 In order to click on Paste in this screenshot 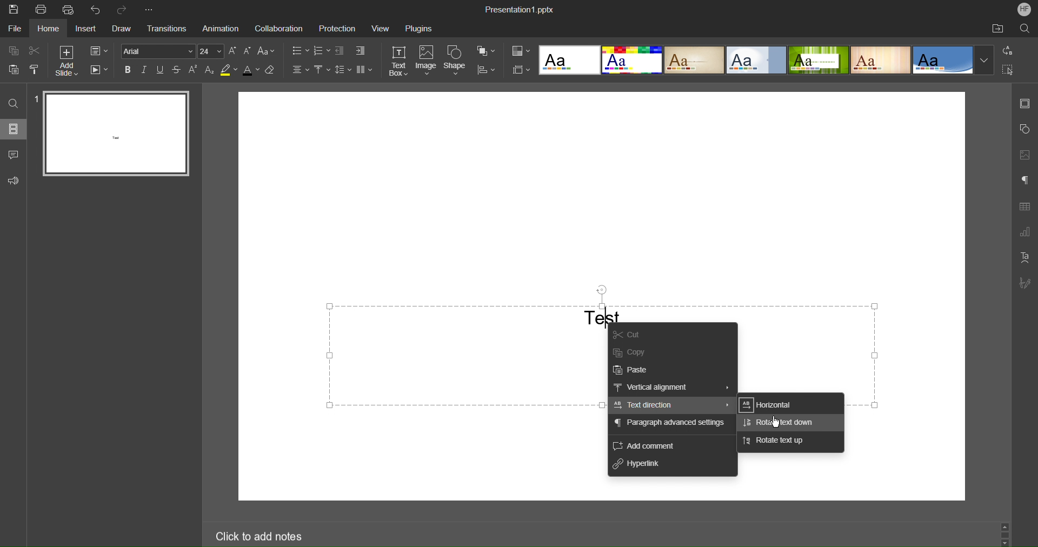, I will do `click(636, 368)`.